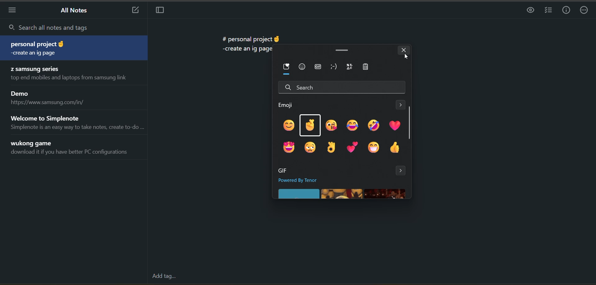  What do you see at coordinates (402, 172) in the screenshot?
I see `see more` at bounding box center [402, 172].